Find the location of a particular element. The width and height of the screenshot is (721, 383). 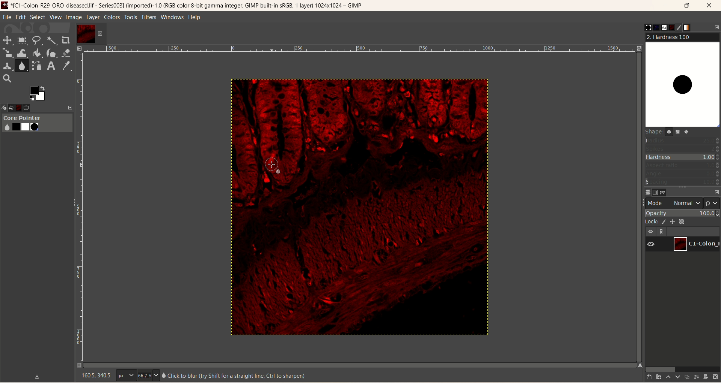

fuzzy select is located at coordinates (51, 42).